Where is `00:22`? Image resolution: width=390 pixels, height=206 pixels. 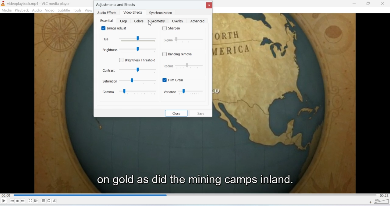 00:22 is located at coordinates (385, 195).